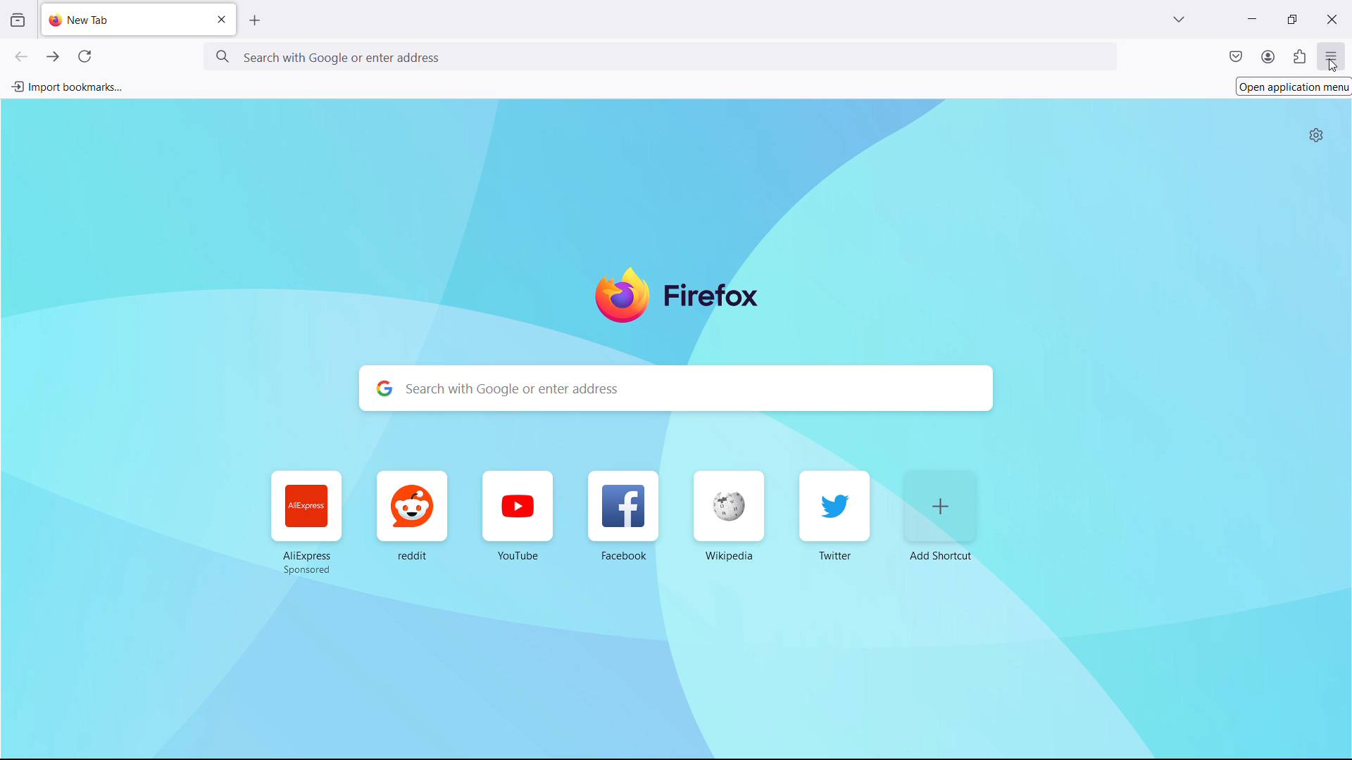 The height and width of the screenshot is (760, 1352). What do you see at coordinates (677, 388) in the screenshot?
I see `search with google or enter address` at bounding box center [677, 388].